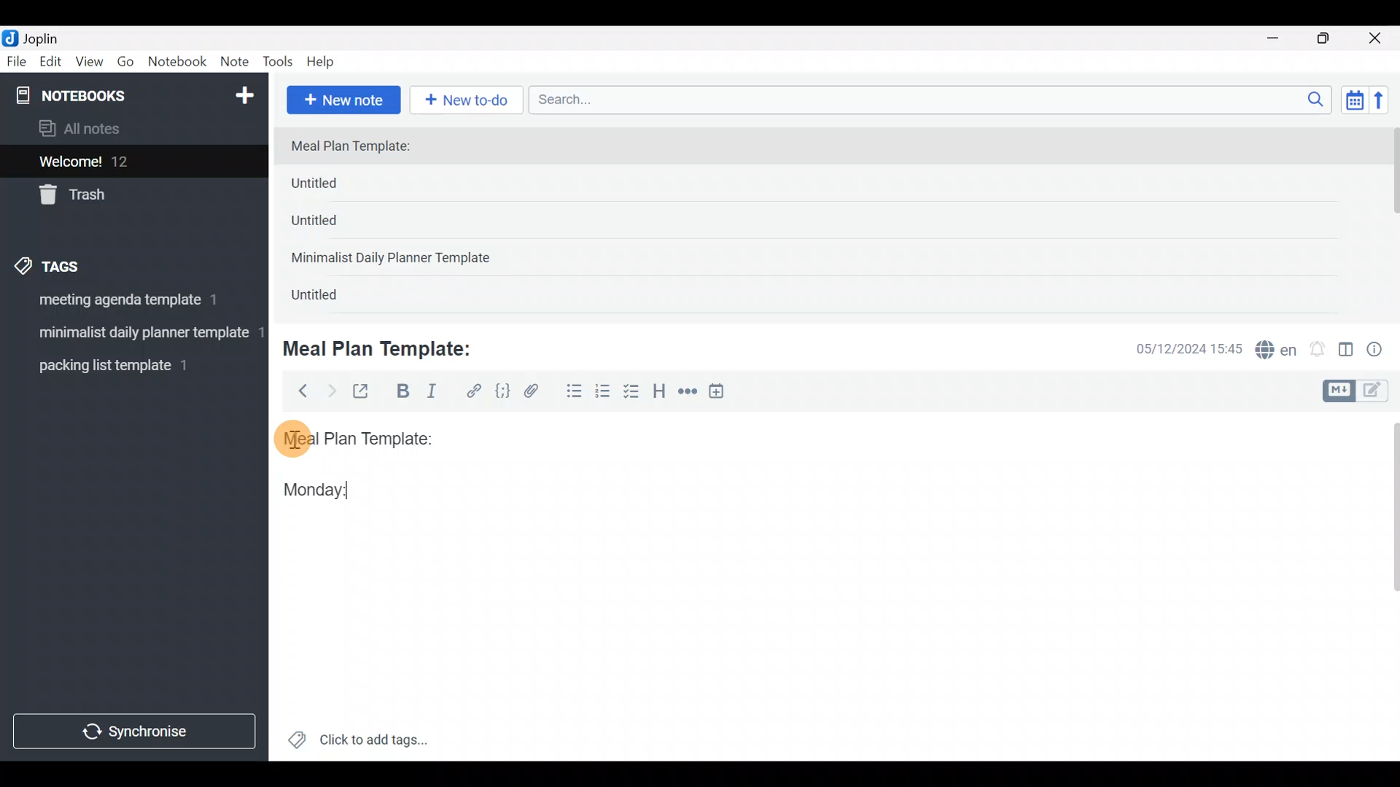 The height and width of the screenshot is (787, 1400). Describe the element at coordinates (660, 393) in the screenshot. I see `Heading` at that location.